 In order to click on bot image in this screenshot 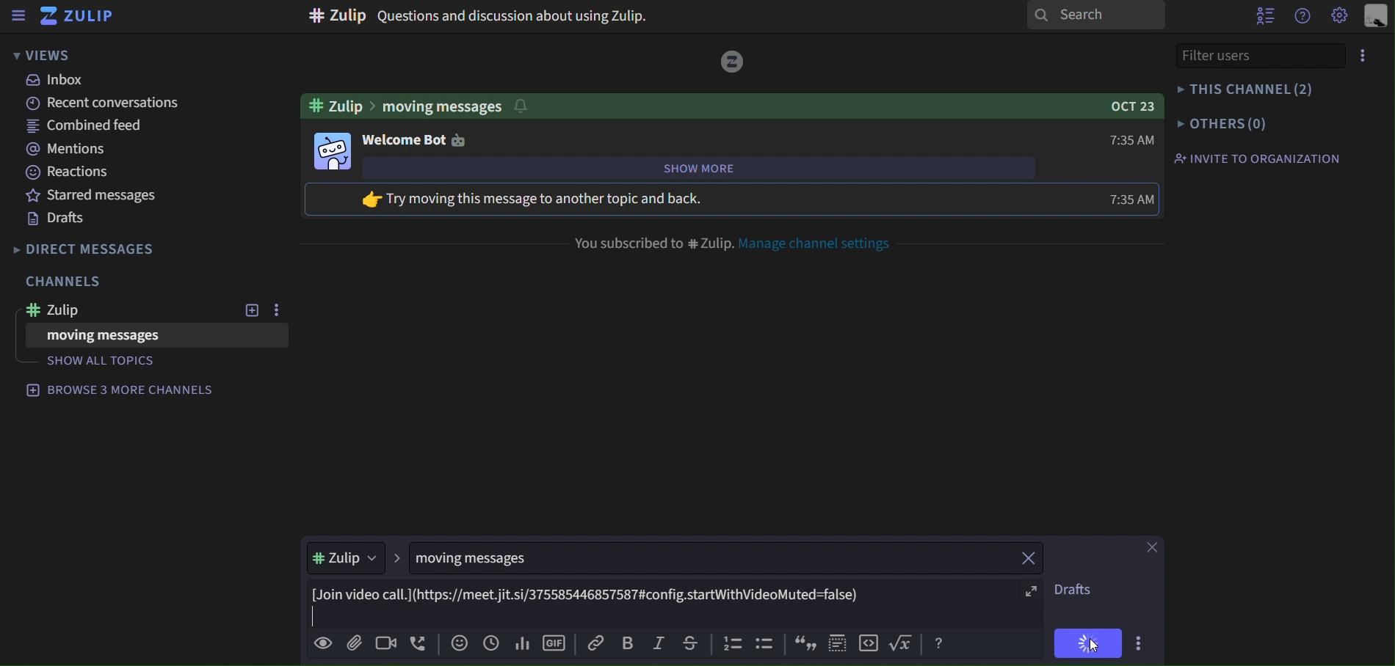, I will do `click(332, 150)`.